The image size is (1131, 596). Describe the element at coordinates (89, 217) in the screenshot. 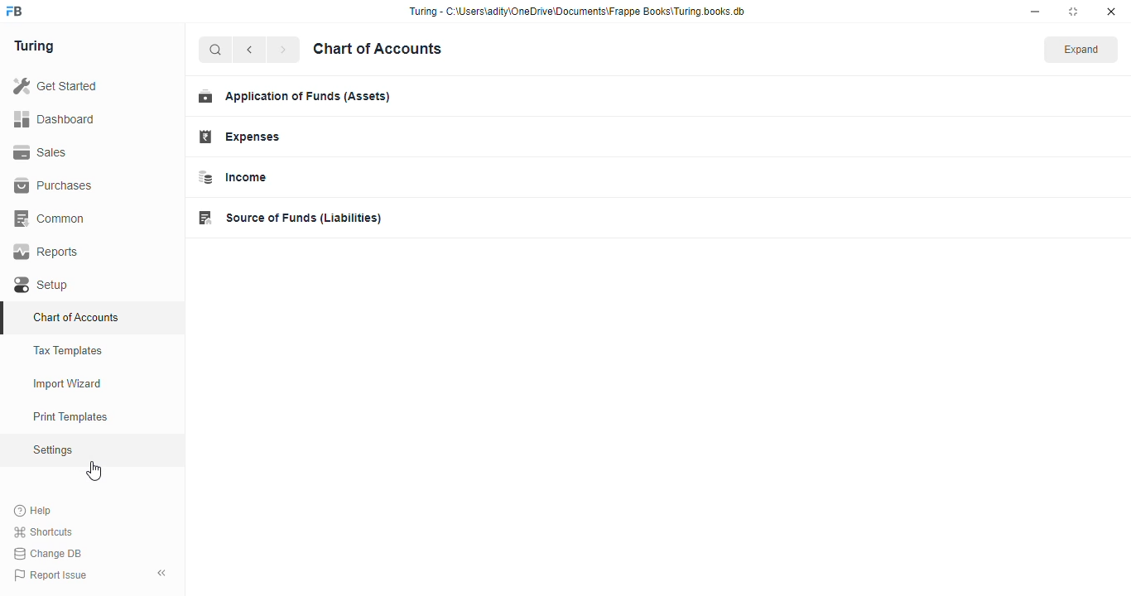

I see `Common` at that location.